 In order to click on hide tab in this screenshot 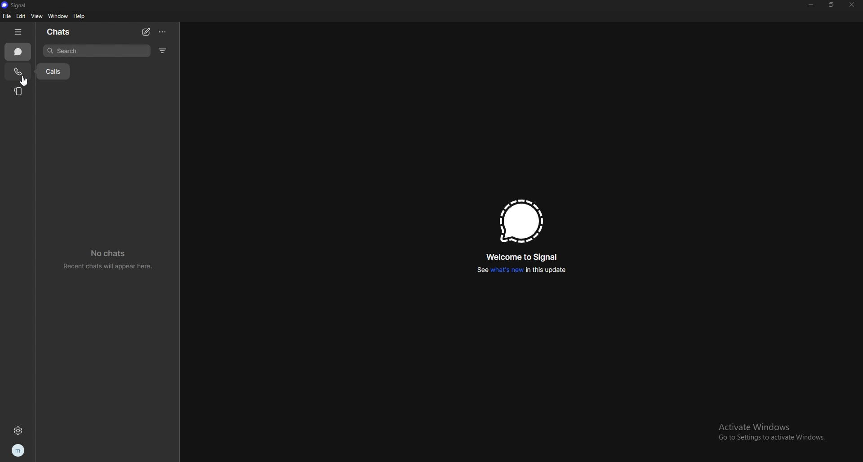, I will do `click(18, 32)`.